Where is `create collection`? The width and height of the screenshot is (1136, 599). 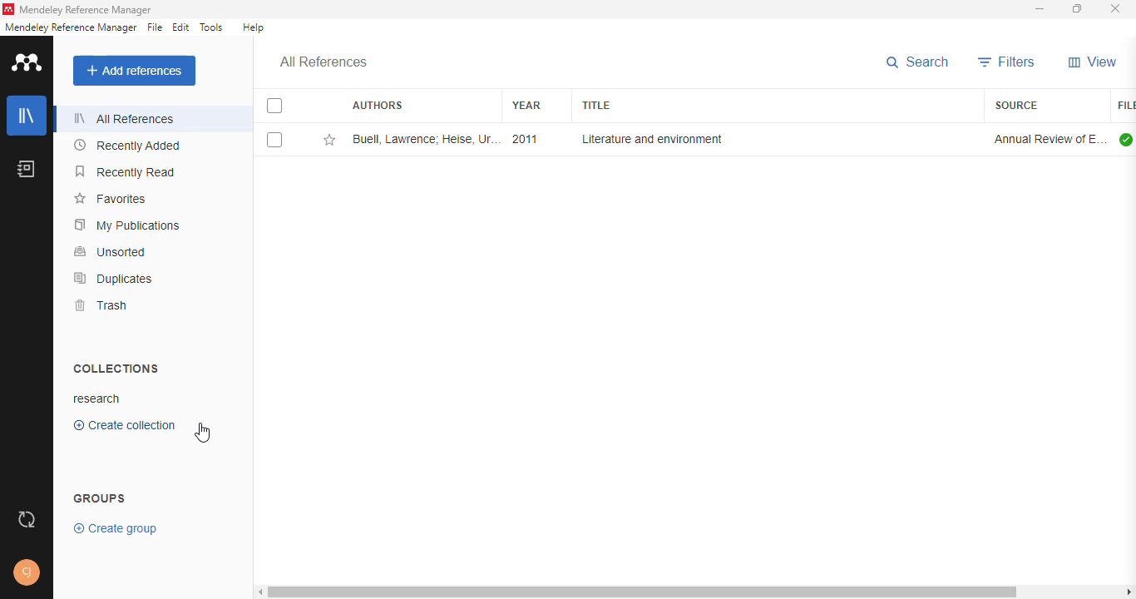
create collection is located at coordinates (125, 424).